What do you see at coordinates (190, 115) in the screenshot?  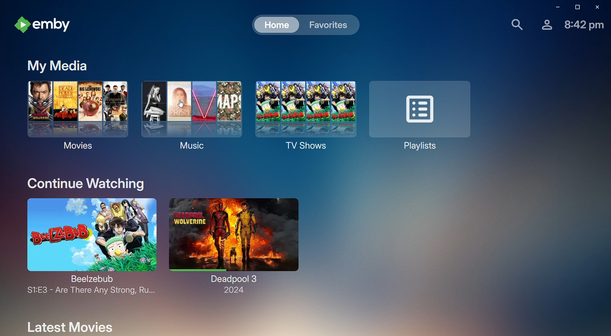 I see `Music` at bounding box center [190, 115].